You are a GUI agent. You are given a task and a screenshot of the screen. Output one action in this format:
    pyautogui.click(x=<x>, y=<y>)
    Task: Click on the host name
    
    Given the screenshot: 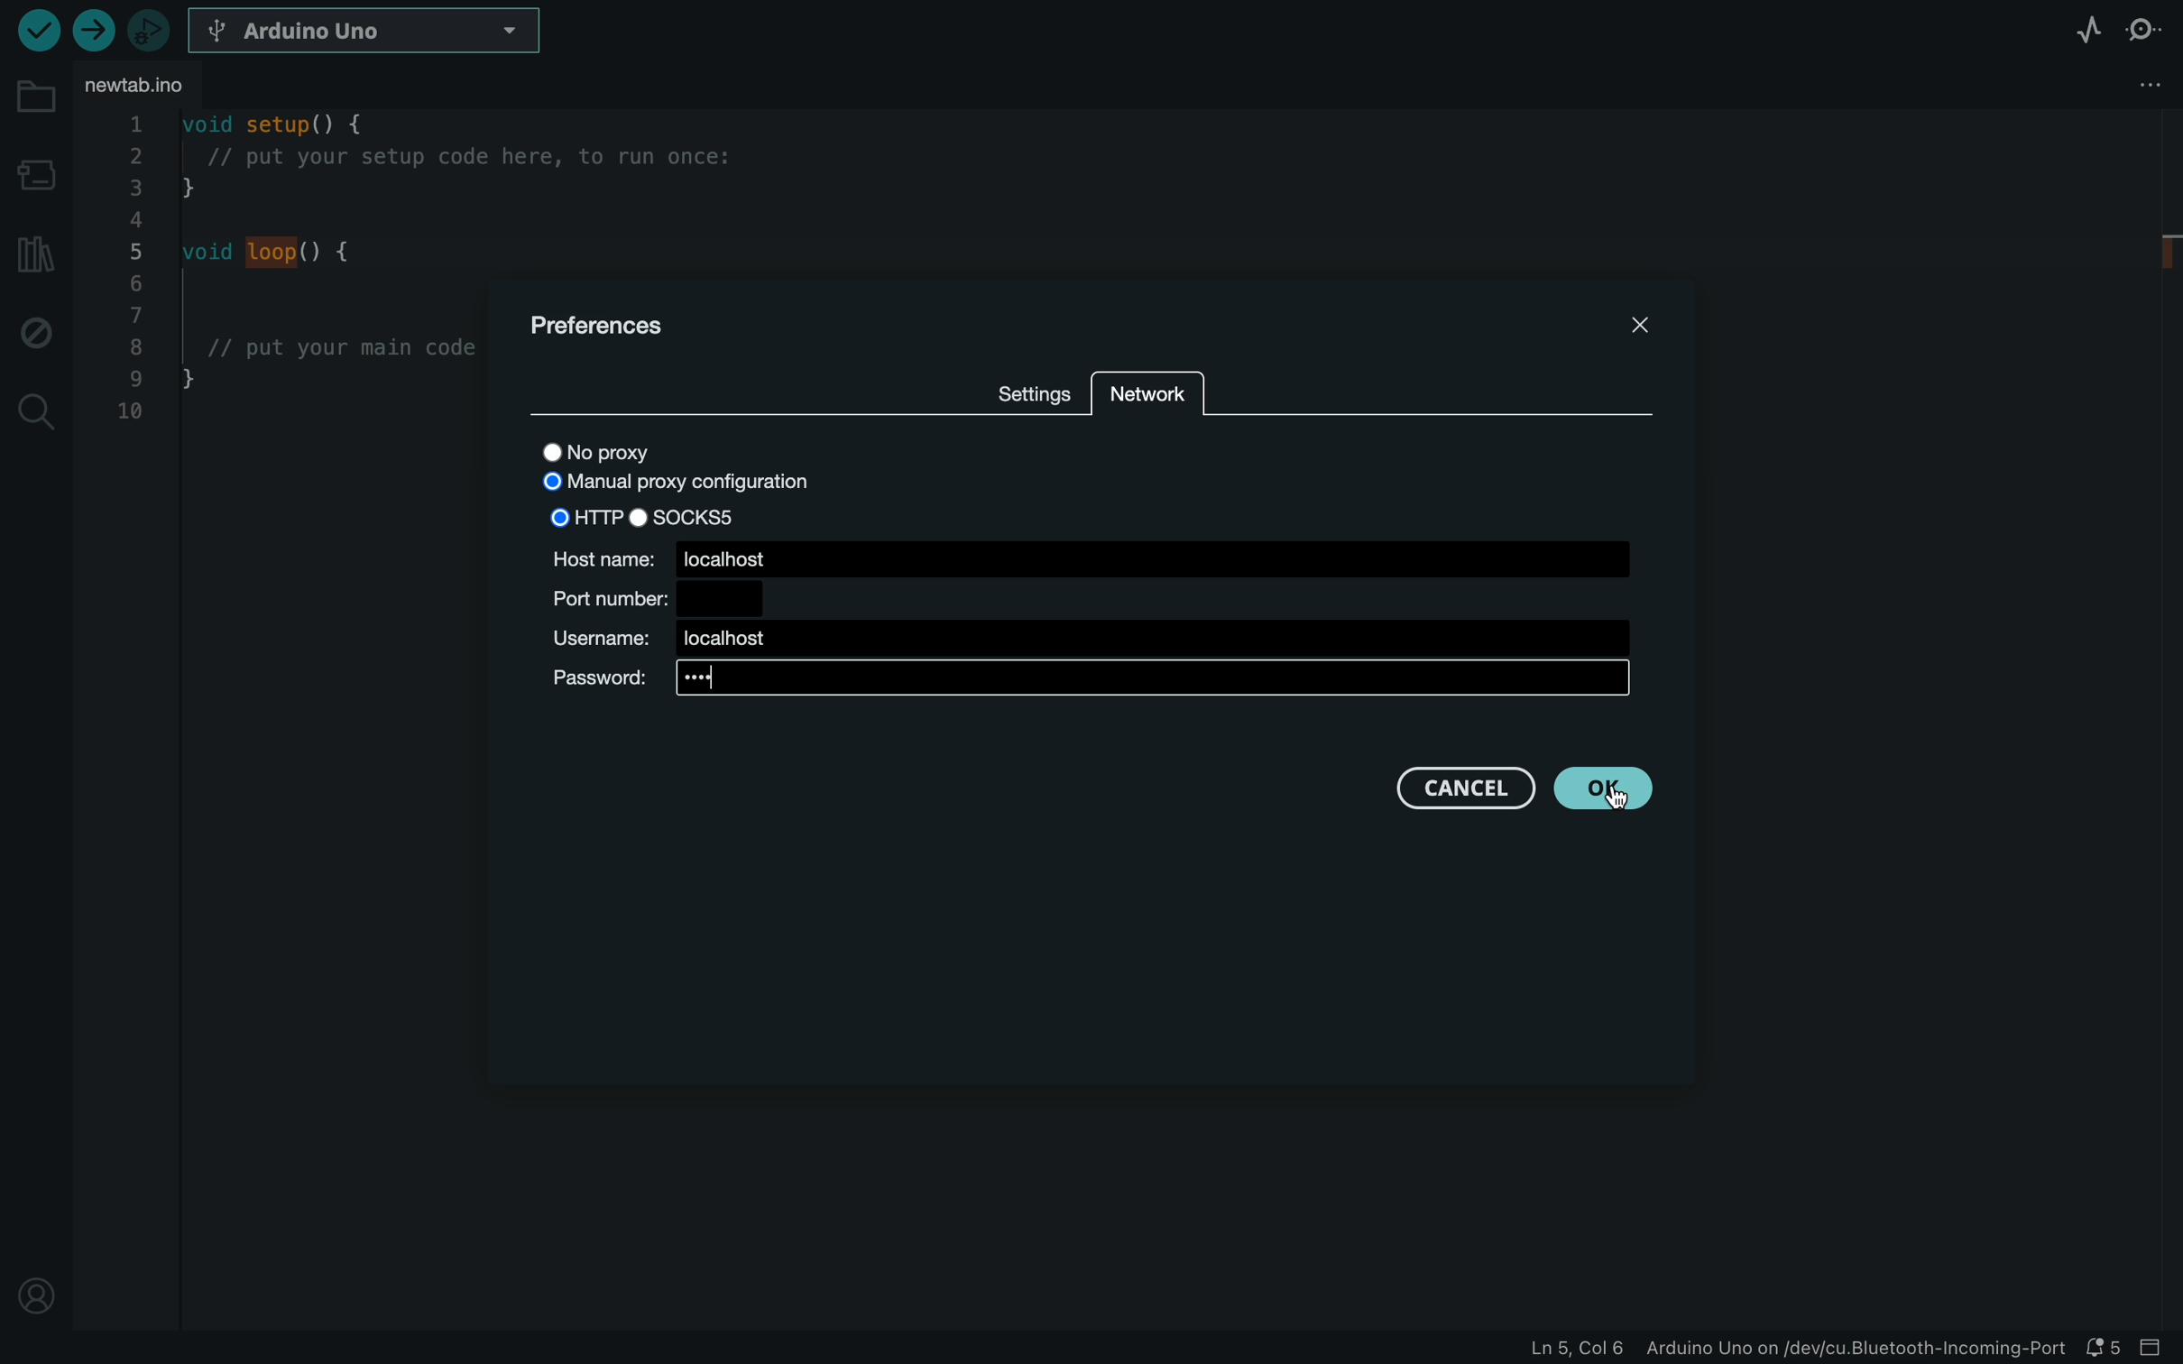 What is the action you would take?
    pyautogui.click(x=1089, y=557)
    